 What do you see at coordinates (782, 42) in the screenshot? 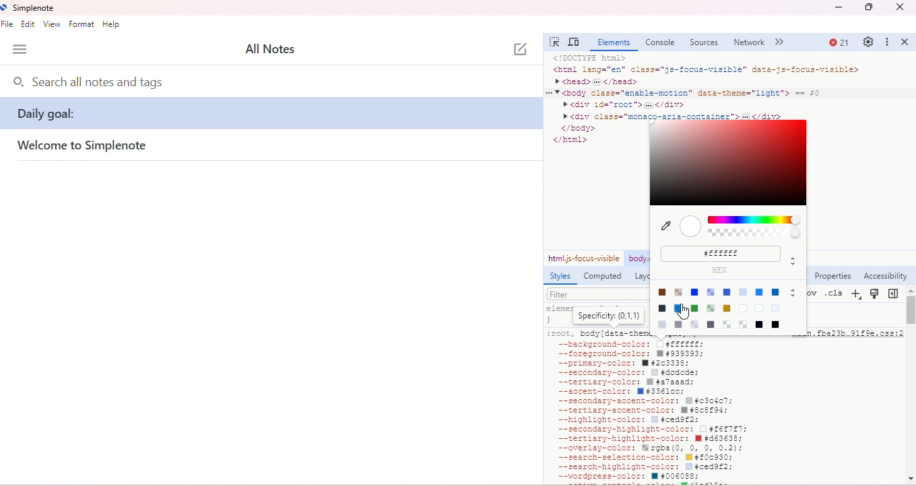
I see `more tabs` at bounding box center [782, 42].